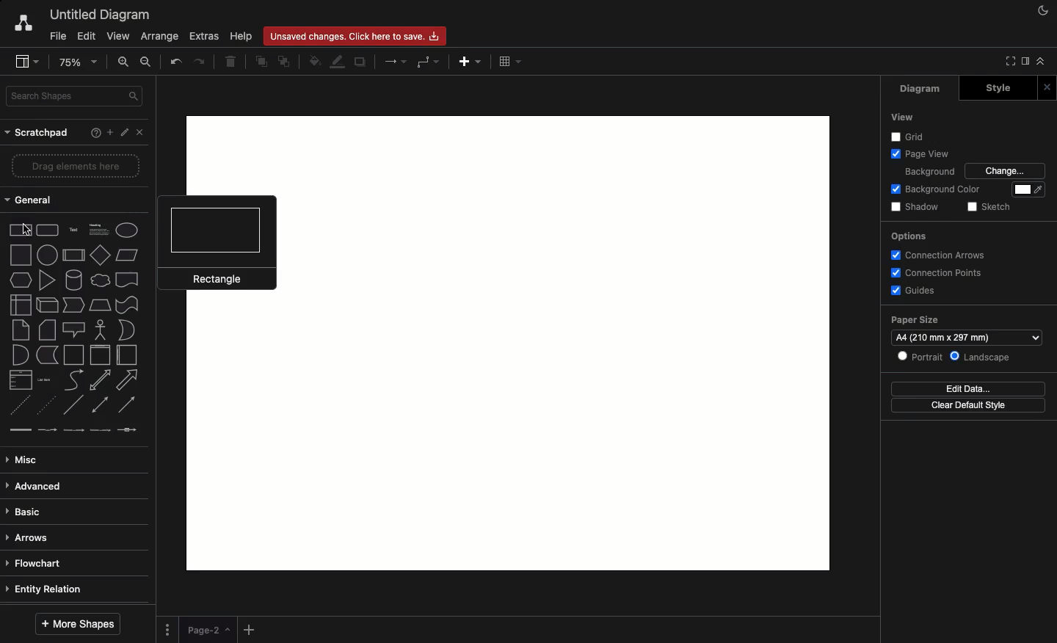 This screenshot has width=1057, height=643. Describe the element at coordinates (972, 389) in the screenshot. I see `Edit data` at that location.